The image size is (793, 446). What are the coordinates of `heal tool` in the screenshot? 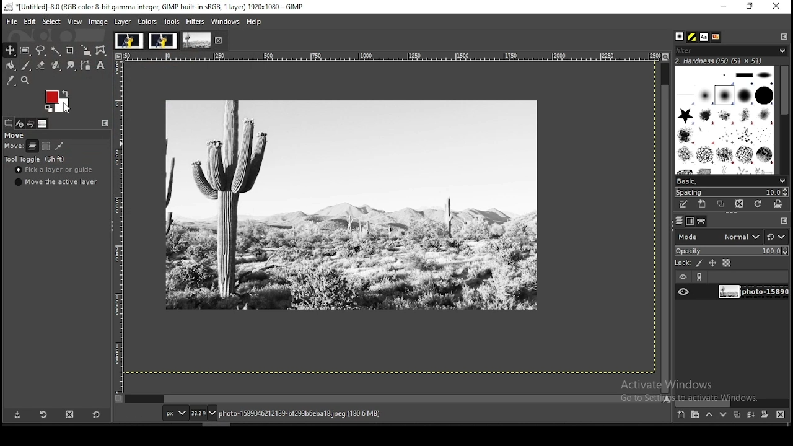 It's located at (58, 65).